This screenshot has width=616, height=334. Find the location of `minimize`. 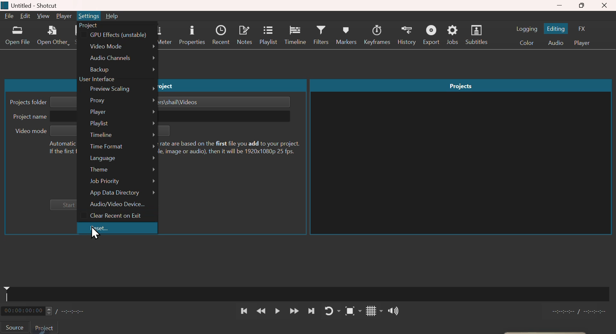

minimize is located at coordinates (560, 5).